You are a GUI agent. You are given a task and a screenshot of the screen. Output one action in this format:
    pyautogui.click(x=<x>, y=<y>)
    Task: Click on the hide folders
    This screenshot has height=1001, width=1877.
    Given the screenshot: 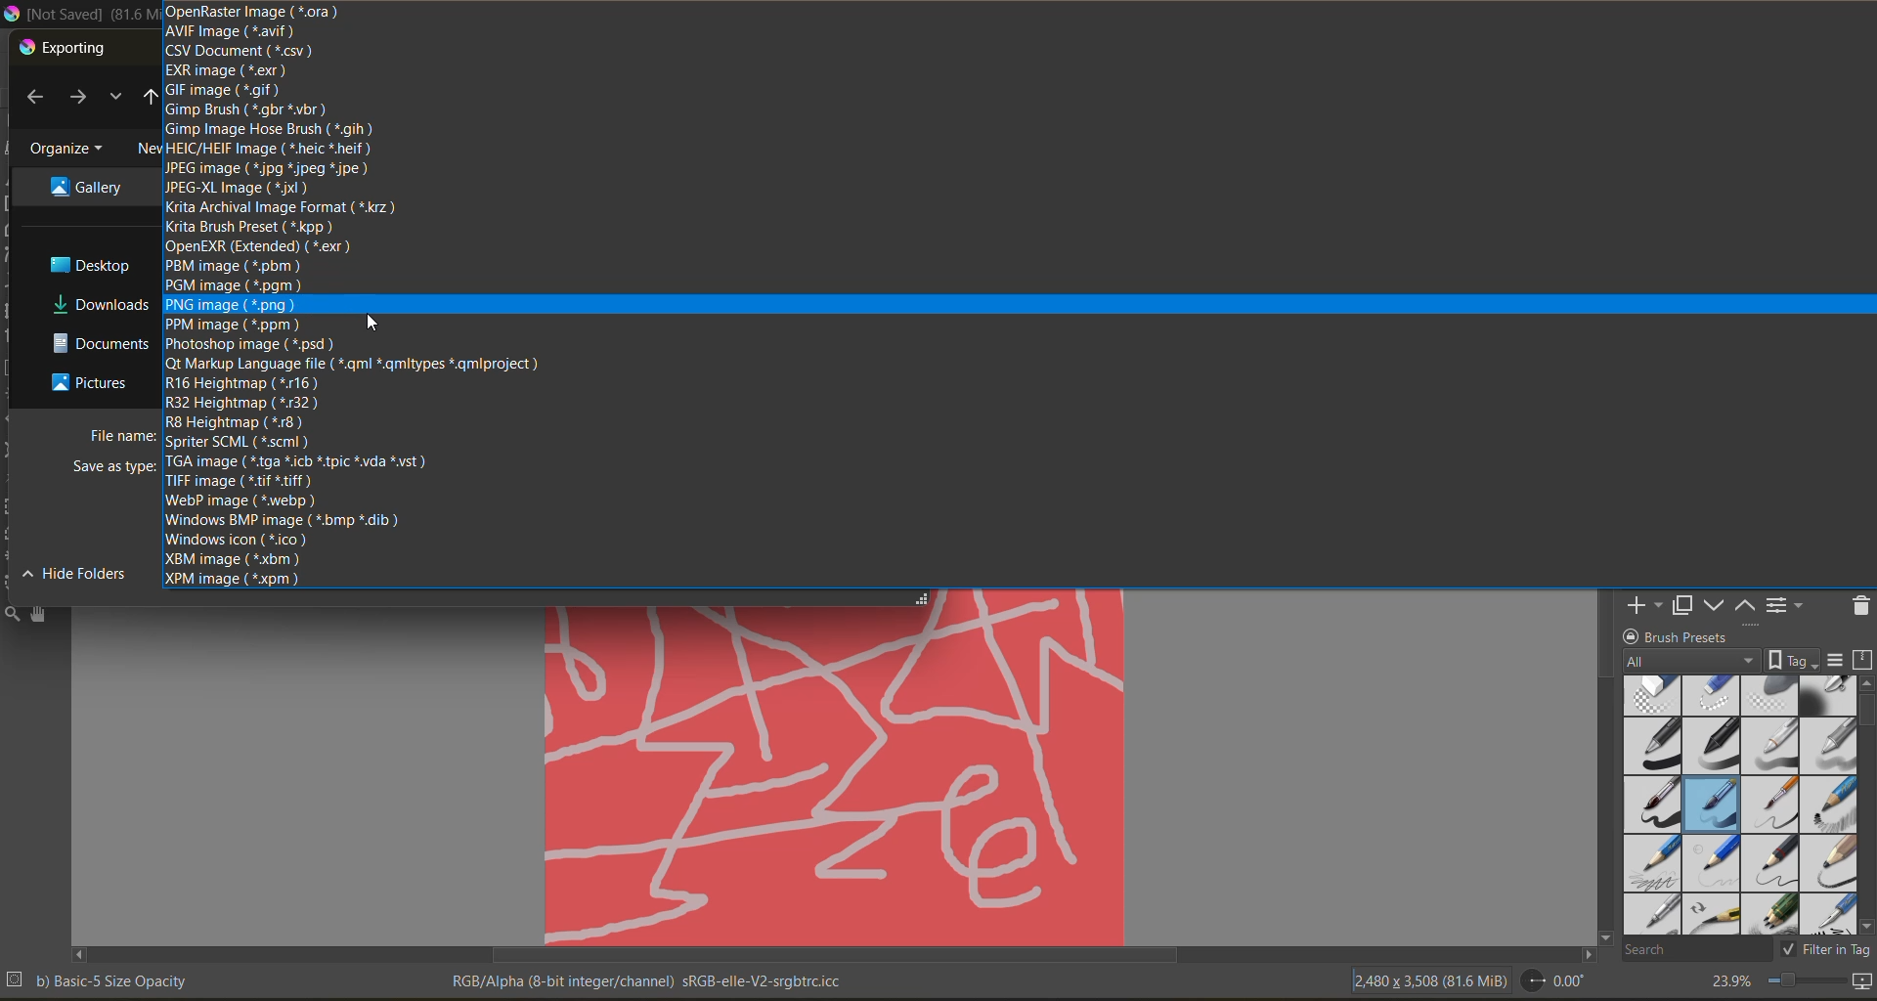 What is the action you would take?
    pyautogui.click(x=81, y=572)
    